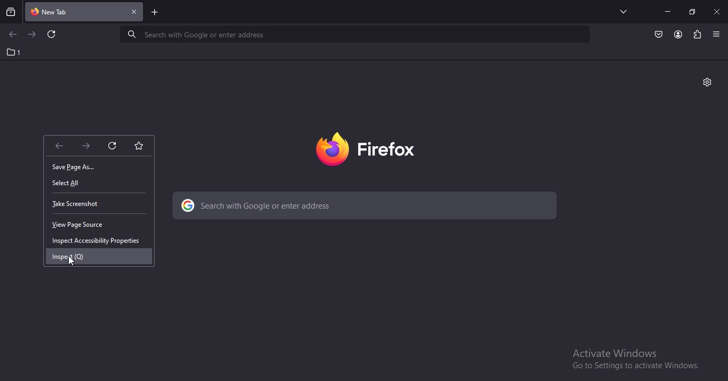 The width and height of the screenshot is (728, 381). What do you see at coordinates (11, 36) in the screenshot?
I see `go to previous page` at bounding box center [11, 36].